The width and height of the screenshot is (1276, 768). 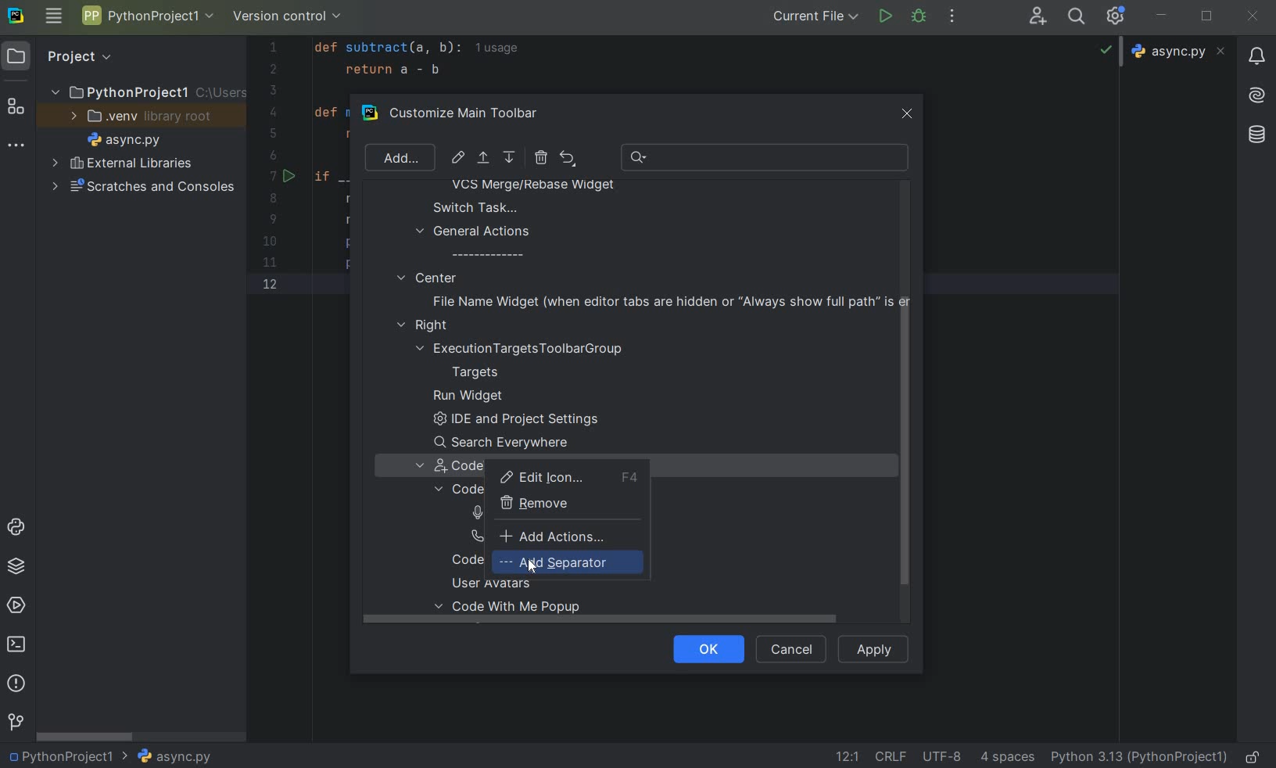 I want to click on CLOSE, so click(x=1252, y=17).